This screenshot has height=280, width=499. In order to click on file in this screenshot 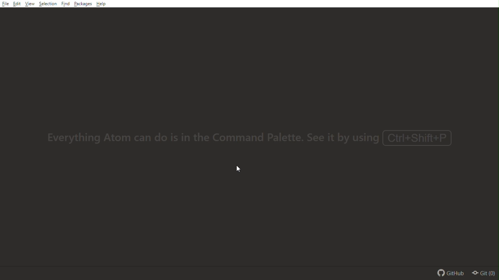, I will do `click(5, 5)`.